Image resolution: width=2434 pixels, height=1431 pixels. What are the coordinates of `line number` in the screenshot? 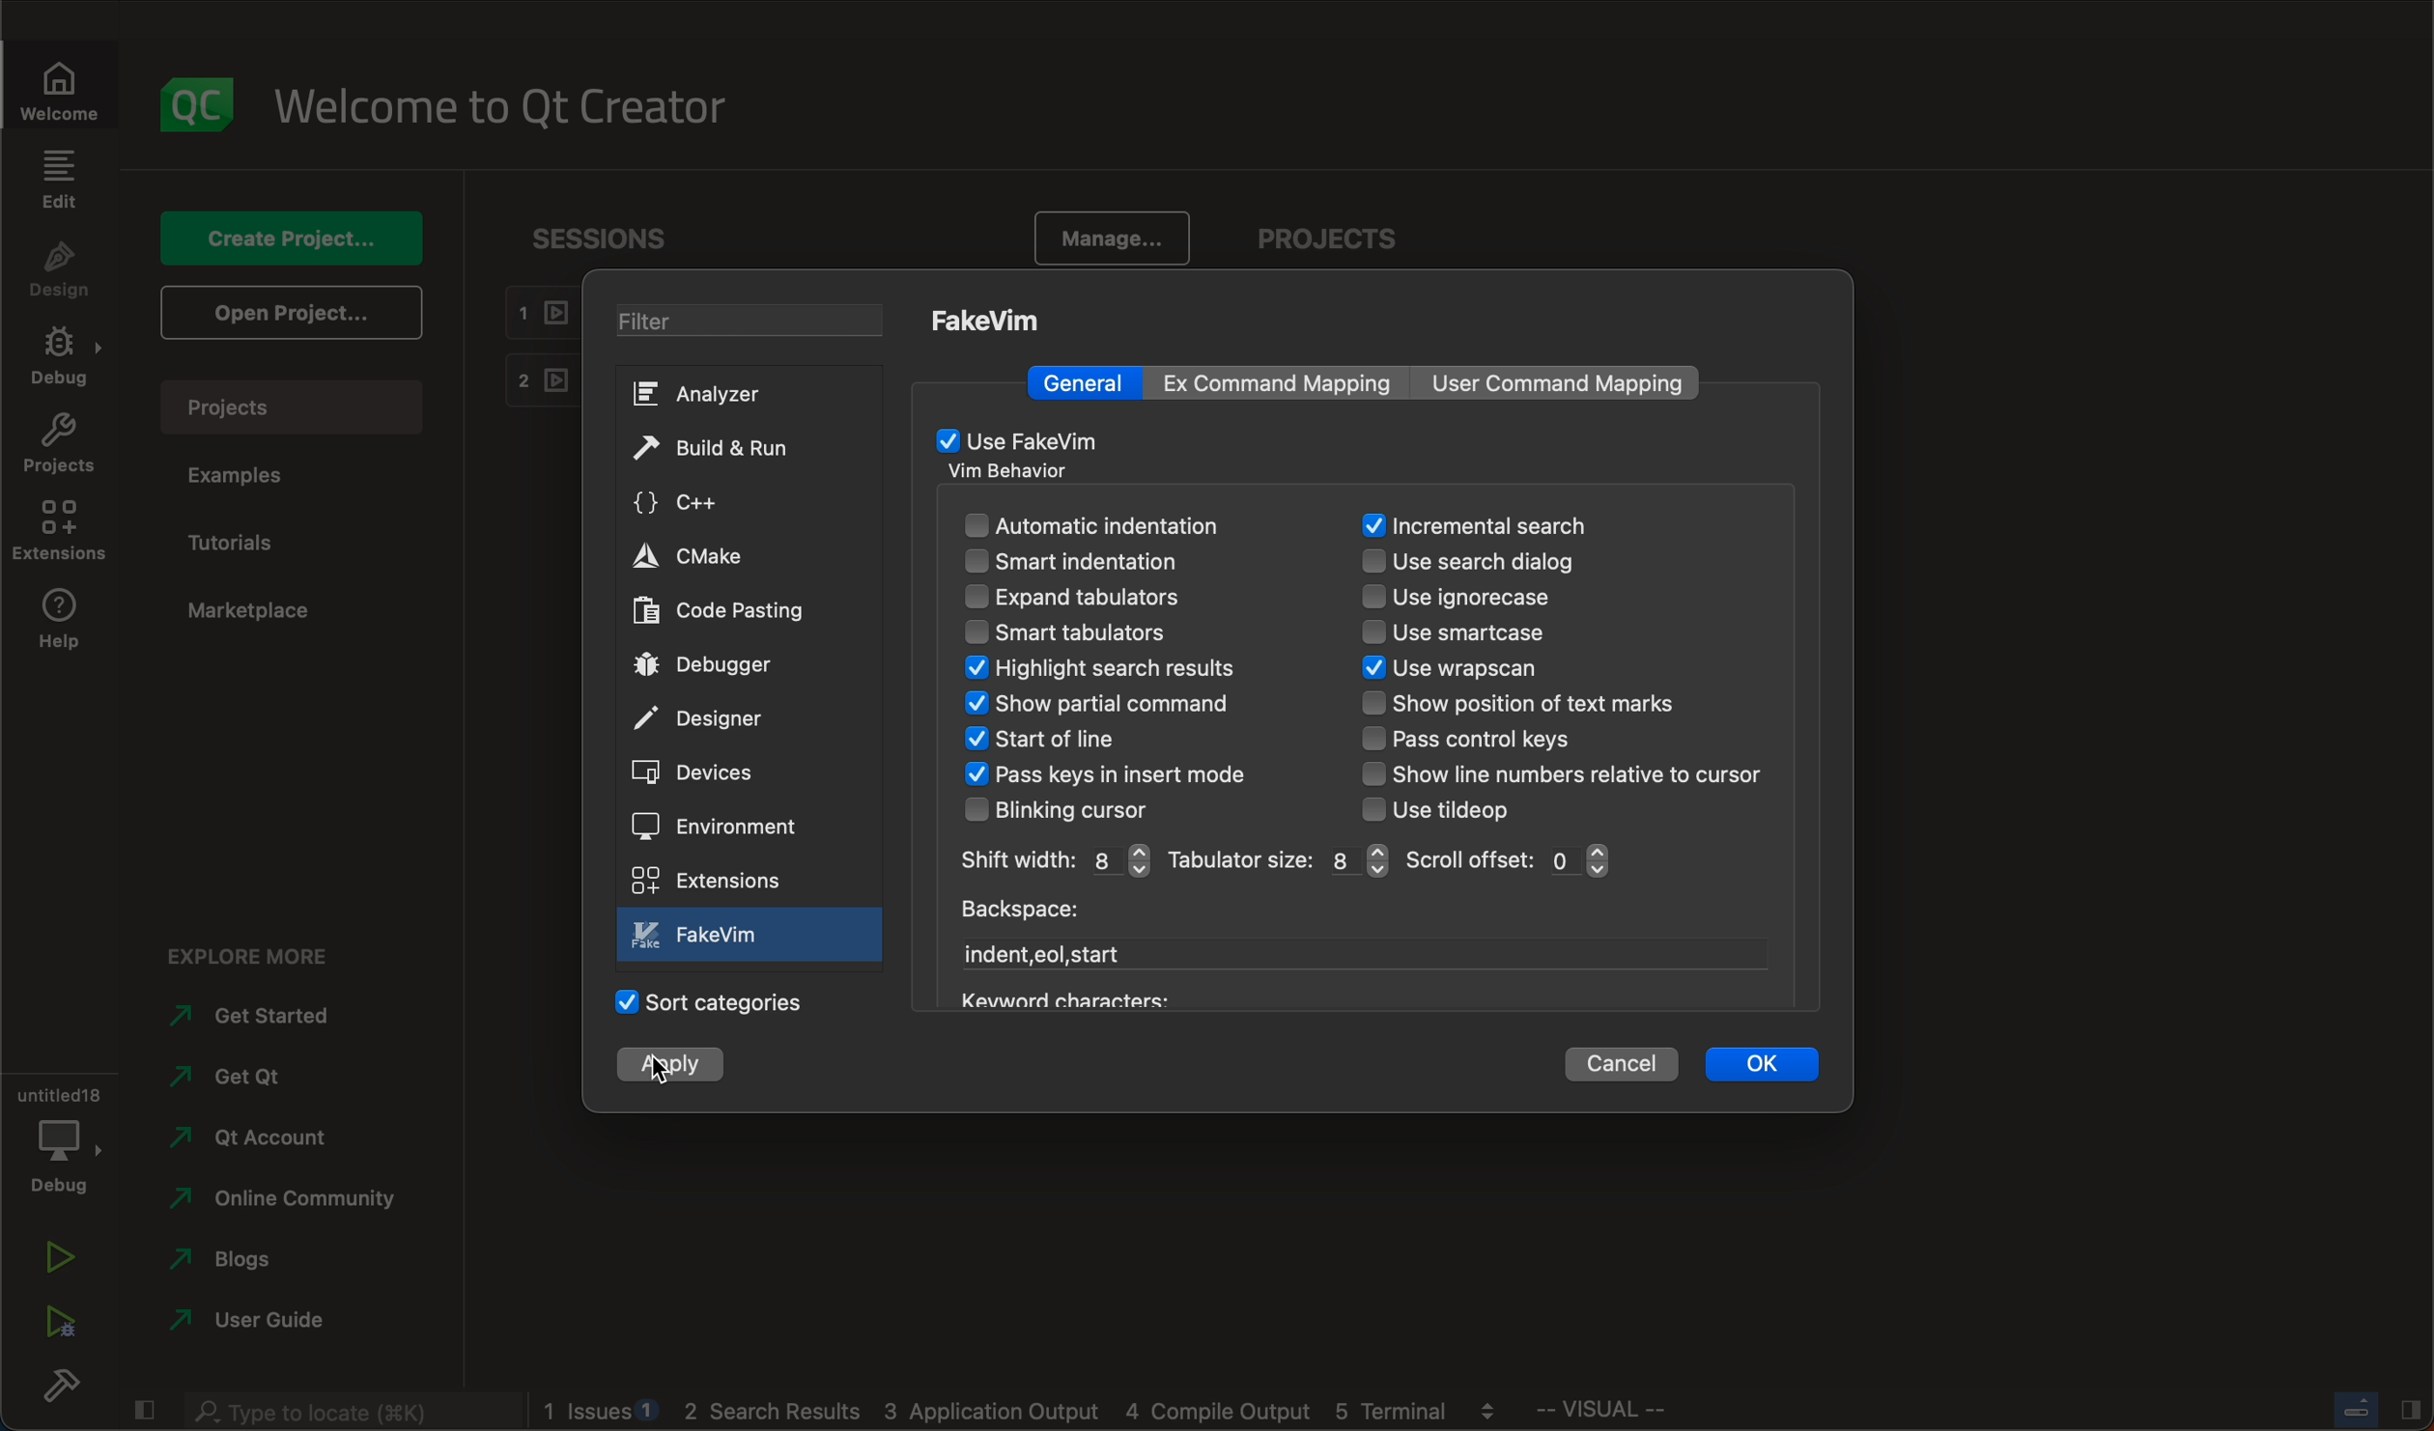 It's located at (1565, 773).